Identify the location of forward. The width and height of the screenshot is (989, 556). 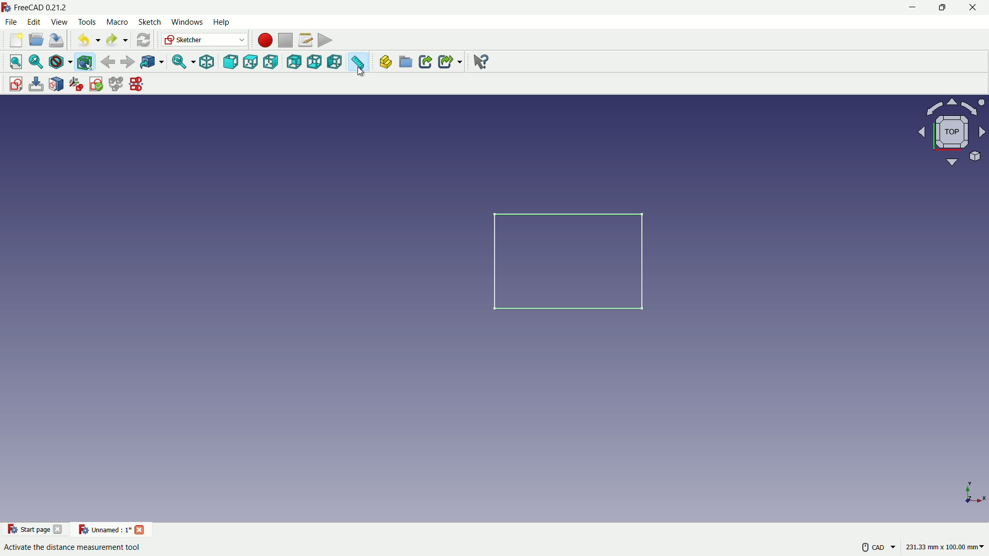
(127, 62).